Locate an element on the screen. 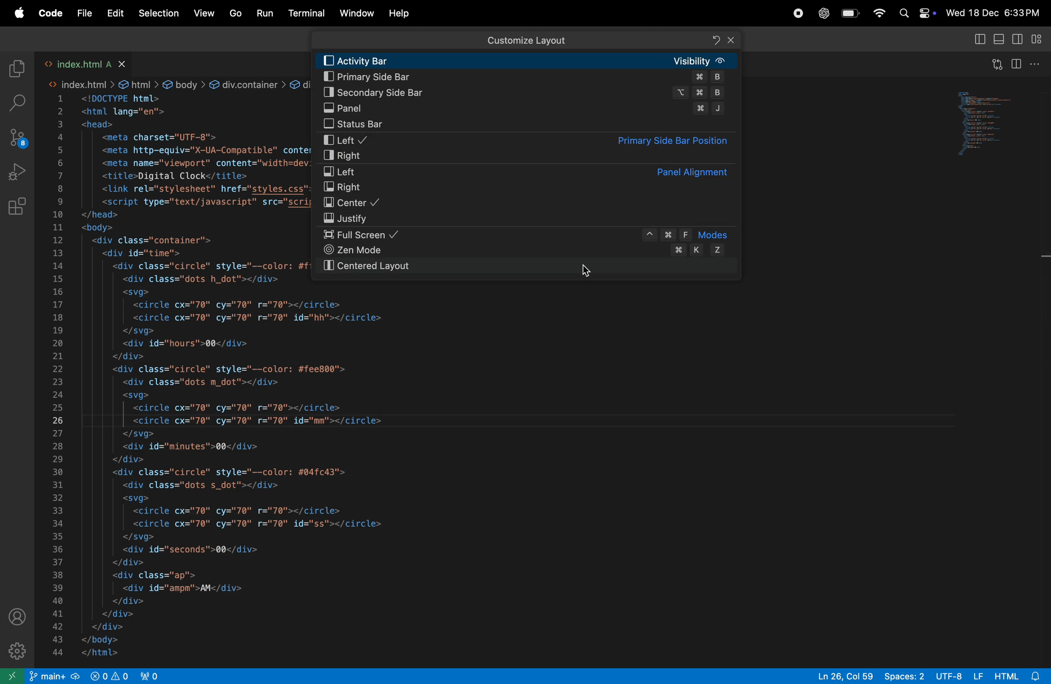  Search bar is located at coordinates (529, 39).